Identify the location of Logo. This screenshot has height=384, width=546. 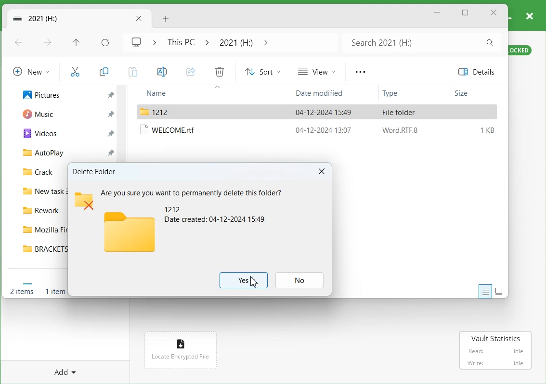
(136, 42).